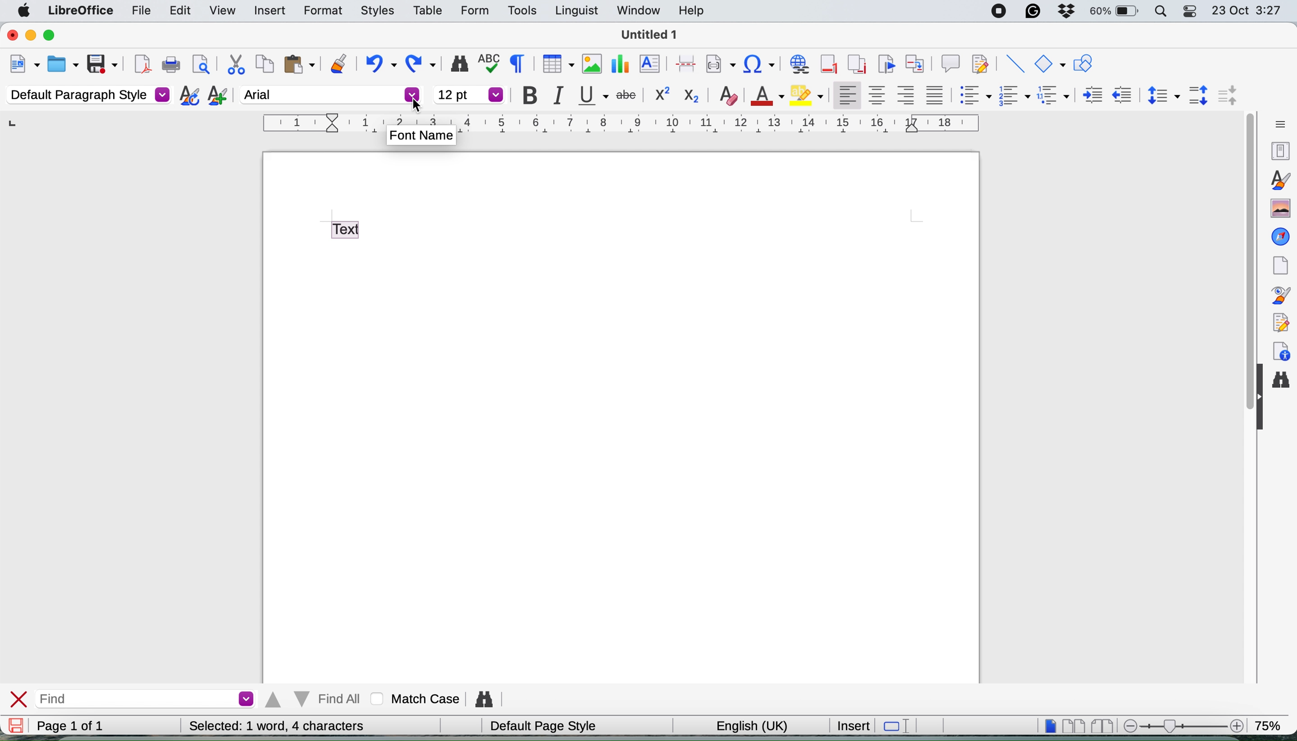  Describe the element at coordinates (1277, 125) in the screenshot. I see `sidebar settings` at that location.